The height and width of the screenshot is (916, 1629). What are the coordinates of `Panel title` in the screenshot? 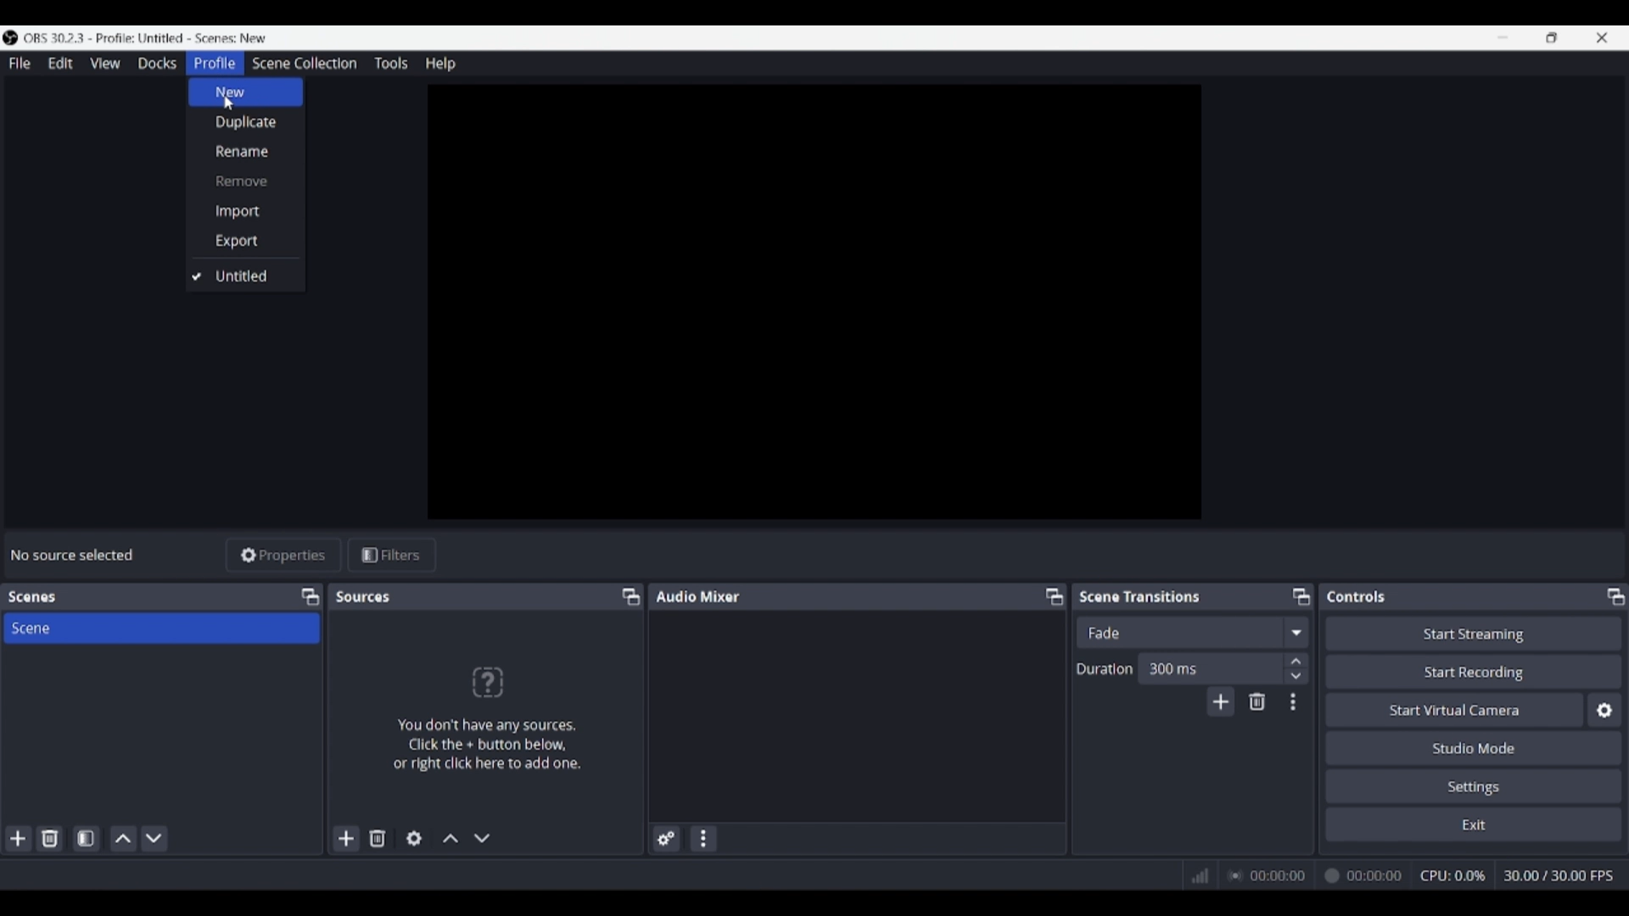 It's located at (1357, 596).